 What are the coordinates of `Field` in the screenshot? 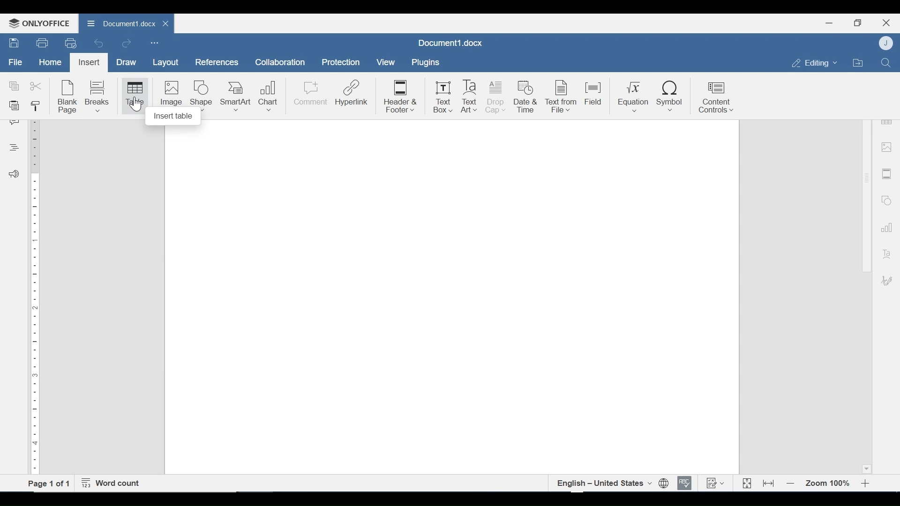 It's located at (594, 97).